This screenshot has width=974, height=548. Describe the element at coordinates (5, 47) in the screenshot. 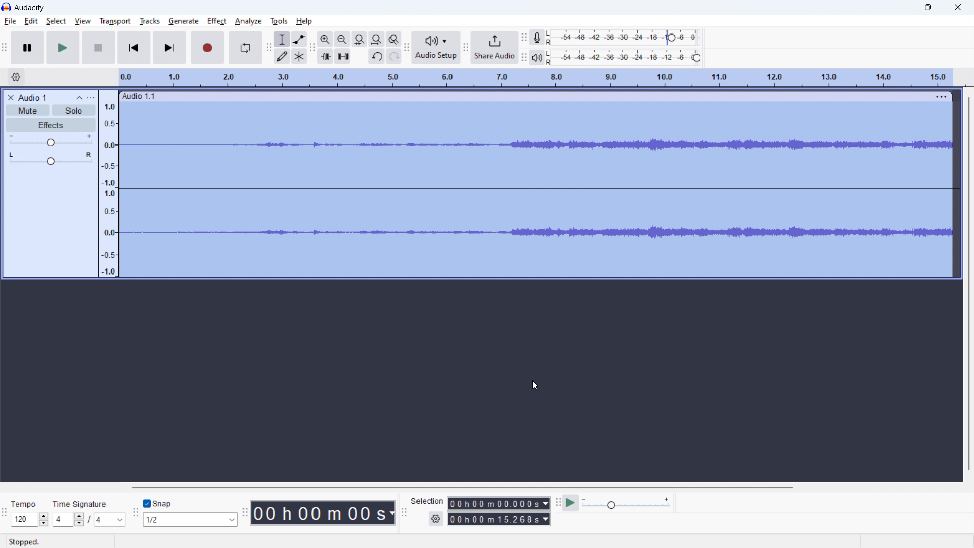

I see `transport toolbar` at that location.